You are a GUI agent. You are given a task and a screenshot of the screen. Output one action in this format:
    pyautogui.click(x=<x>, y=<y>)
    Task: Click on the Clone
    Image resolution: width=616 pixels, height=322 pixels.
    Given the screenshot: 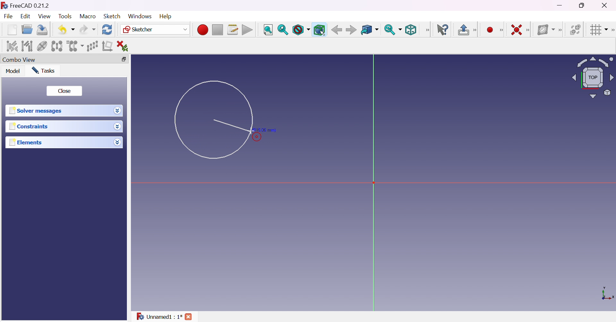 What is the action you would take?
    pyautogui.click(x=74, y=45)
    